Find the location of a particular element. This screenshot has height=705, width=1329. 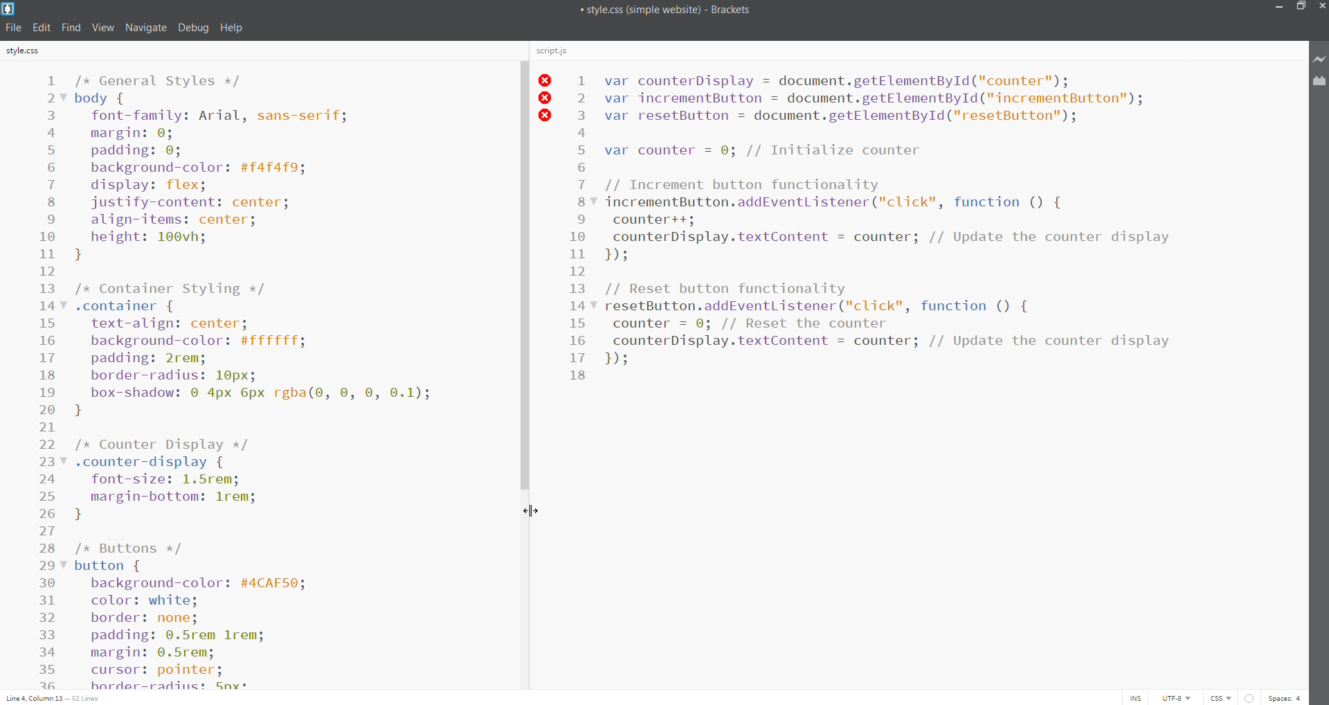

edit is located at coordinates (42, 28).